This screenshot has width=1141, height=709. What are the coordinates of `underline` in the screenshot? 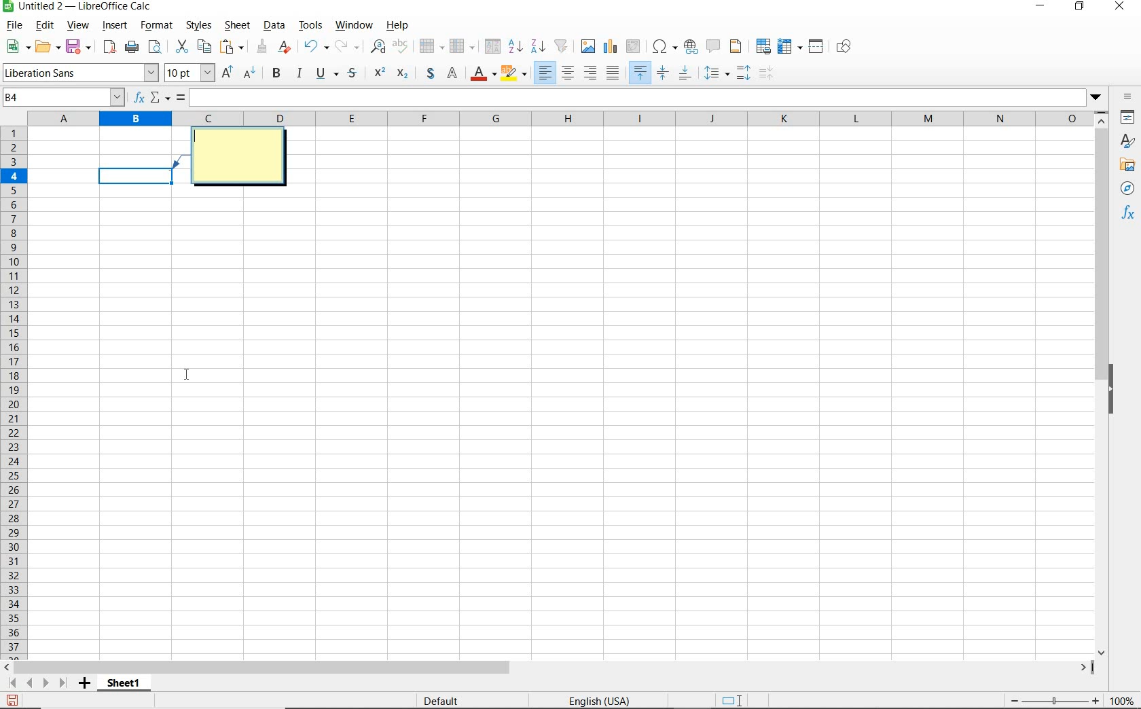 It's located at (321, 73).